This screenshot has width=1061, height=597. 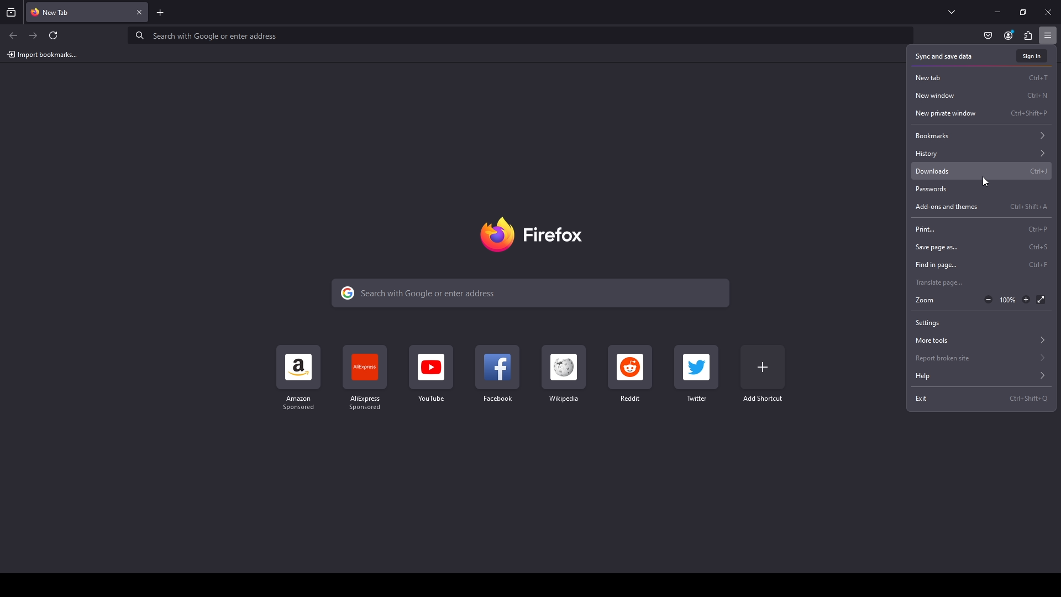 What do you see at coordinates (989, 300) in the screenshot?
I see `Decrease zoom` at bounding box center [989, 300].